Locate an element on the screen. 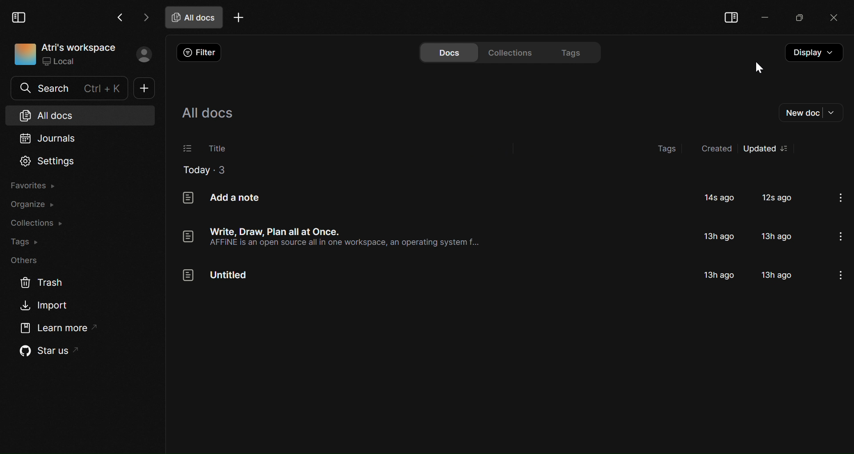  Collections is located at coordinates (513, 52).